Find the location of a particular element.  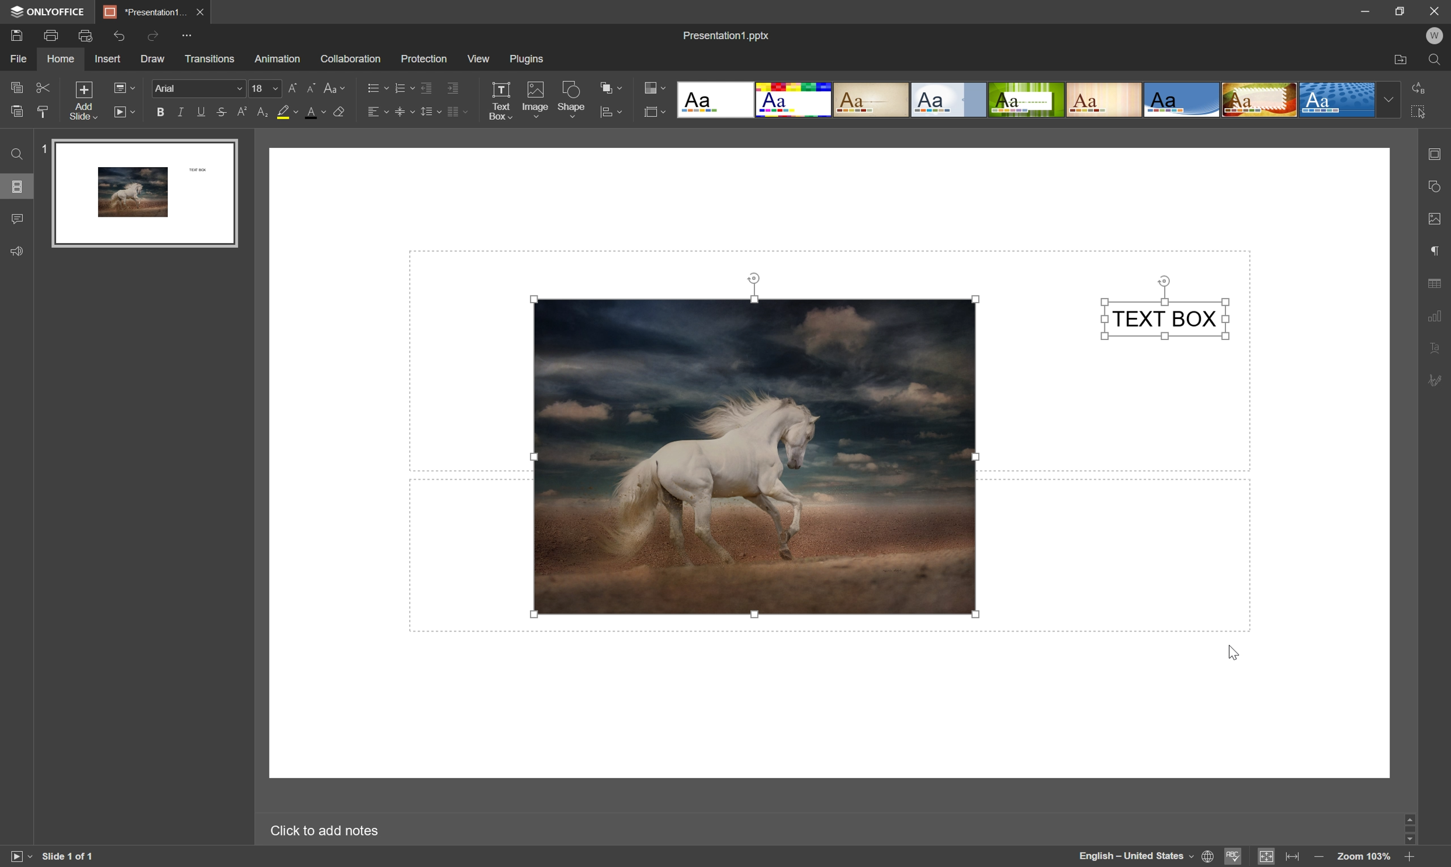

subscript is located at coordinates (262, 112).